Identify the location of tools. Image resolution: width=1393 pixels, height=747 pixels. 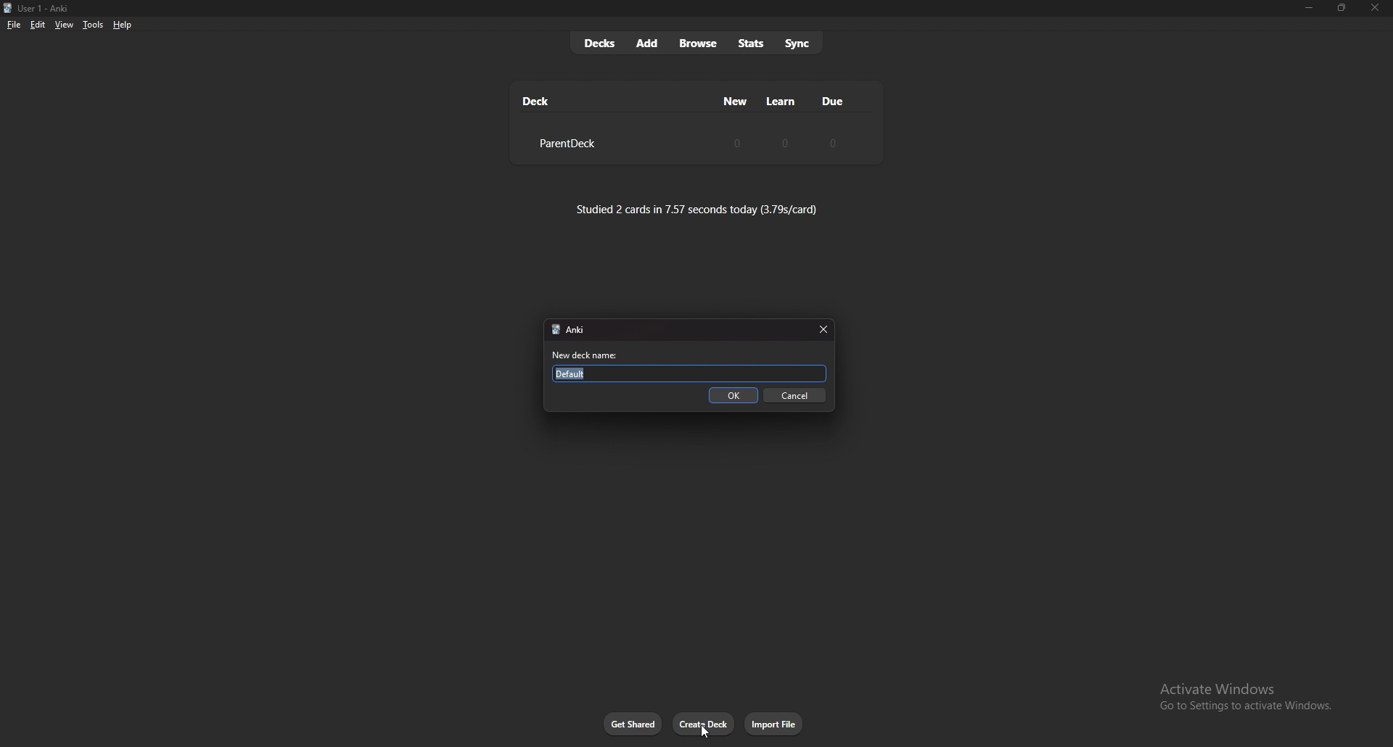
(93, 25).